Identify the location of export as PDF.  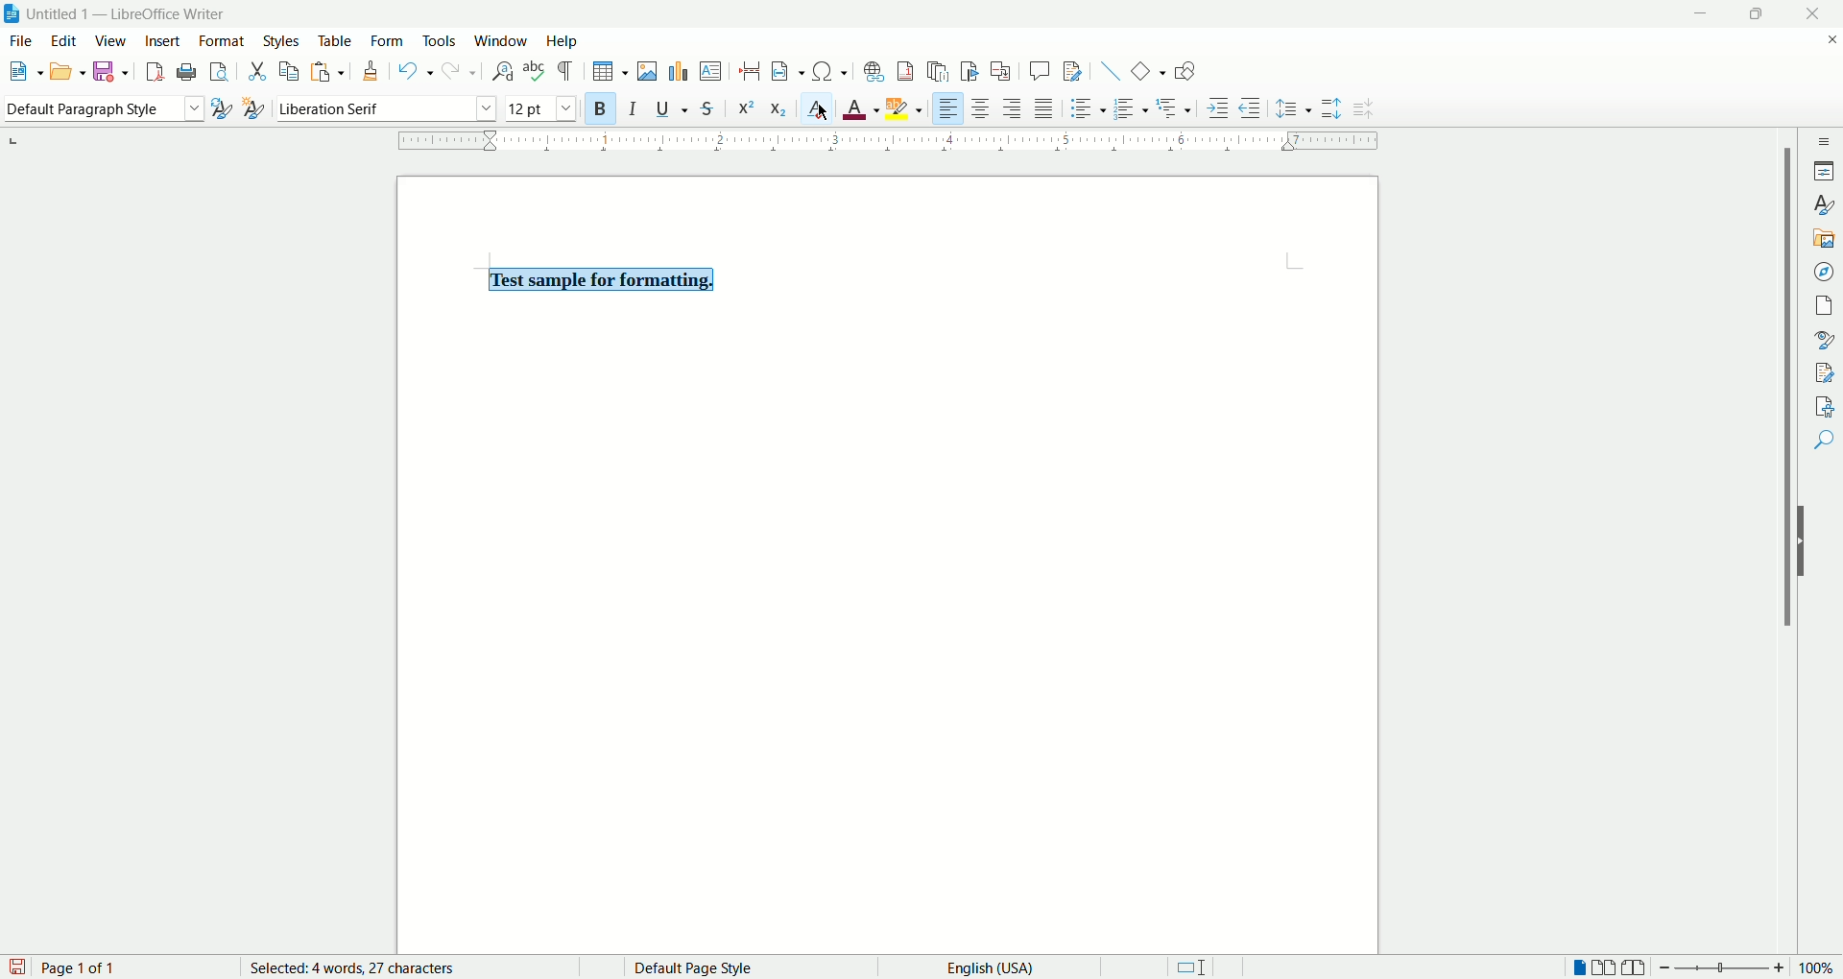
(157, 75).